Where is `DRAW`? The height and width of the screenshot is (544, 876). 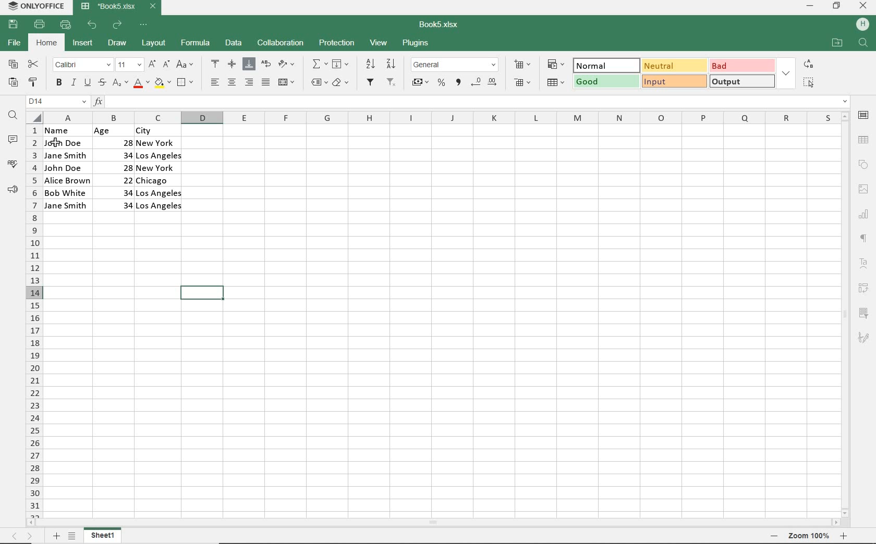
DRAW is located at coordinates (118, 43).